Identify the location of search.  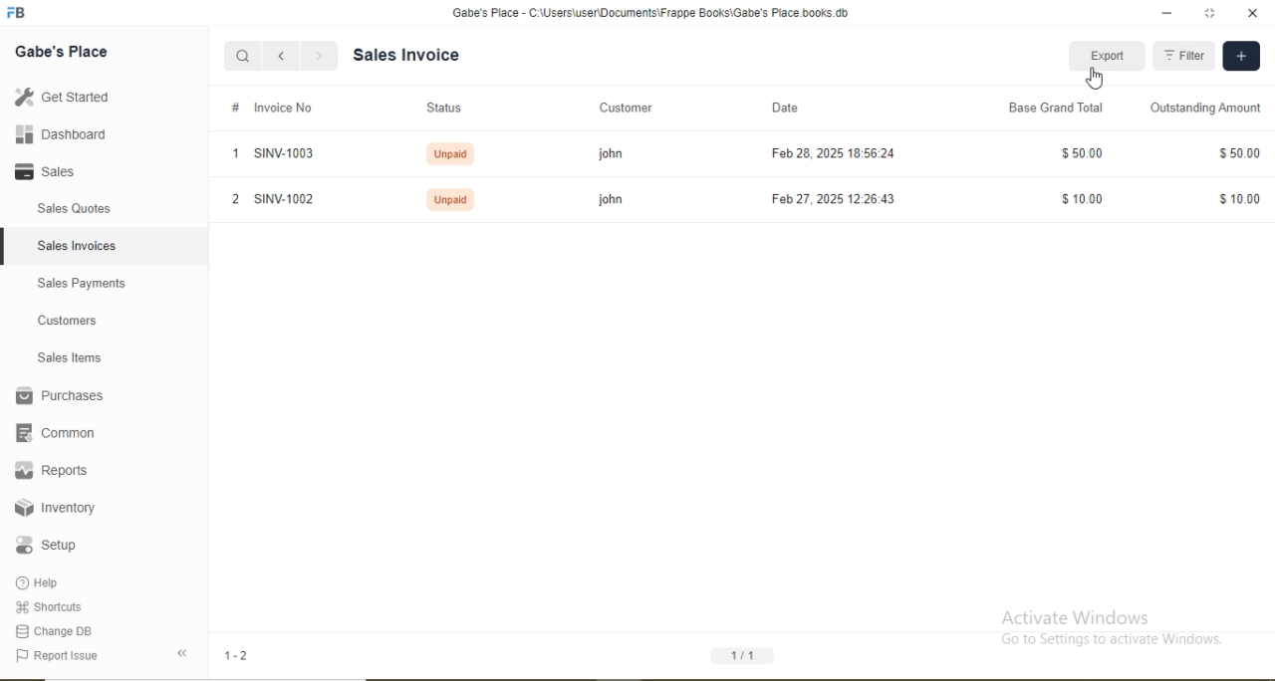
(245, 58).